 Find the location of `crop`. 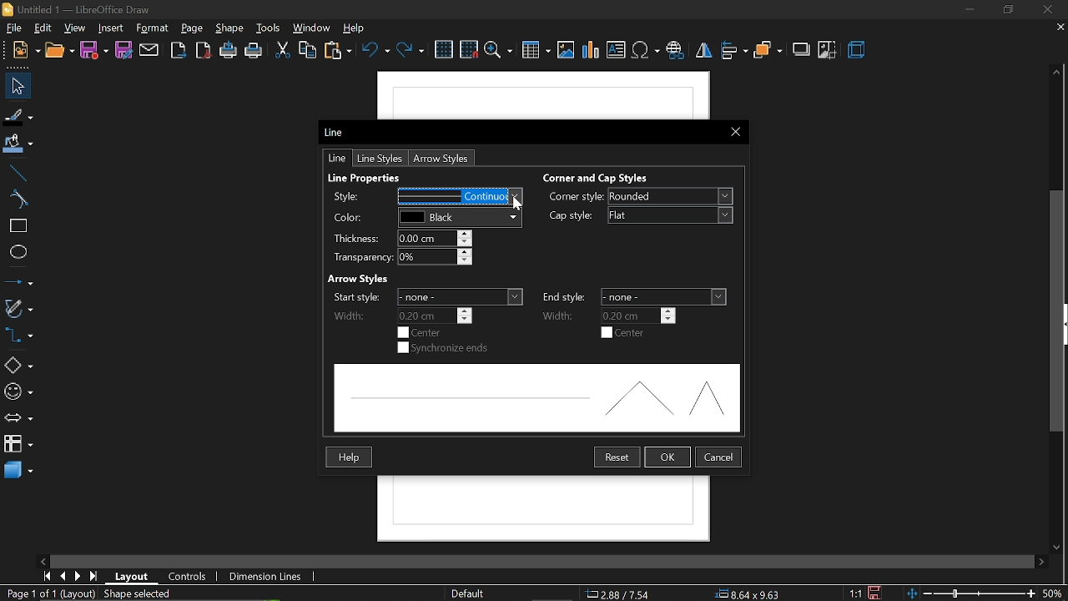

crop is located at coordinates (827, 49).